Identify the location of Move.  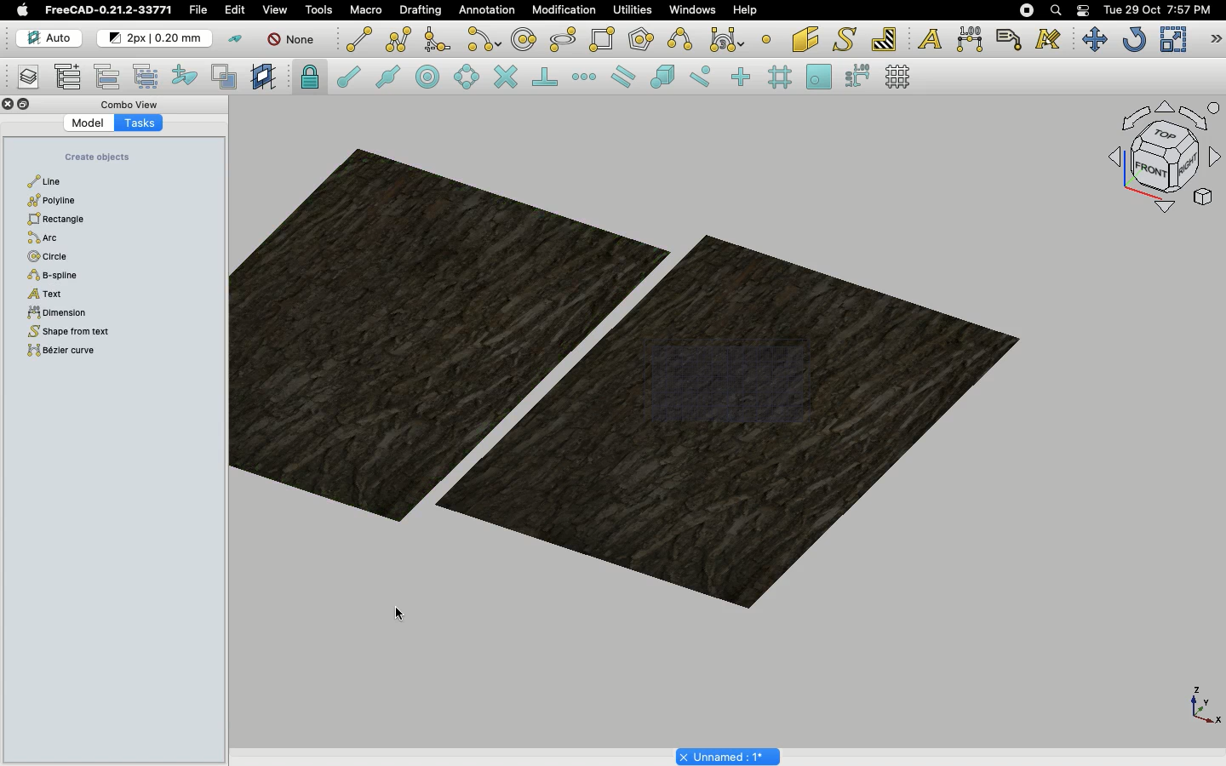
(1094, 39).